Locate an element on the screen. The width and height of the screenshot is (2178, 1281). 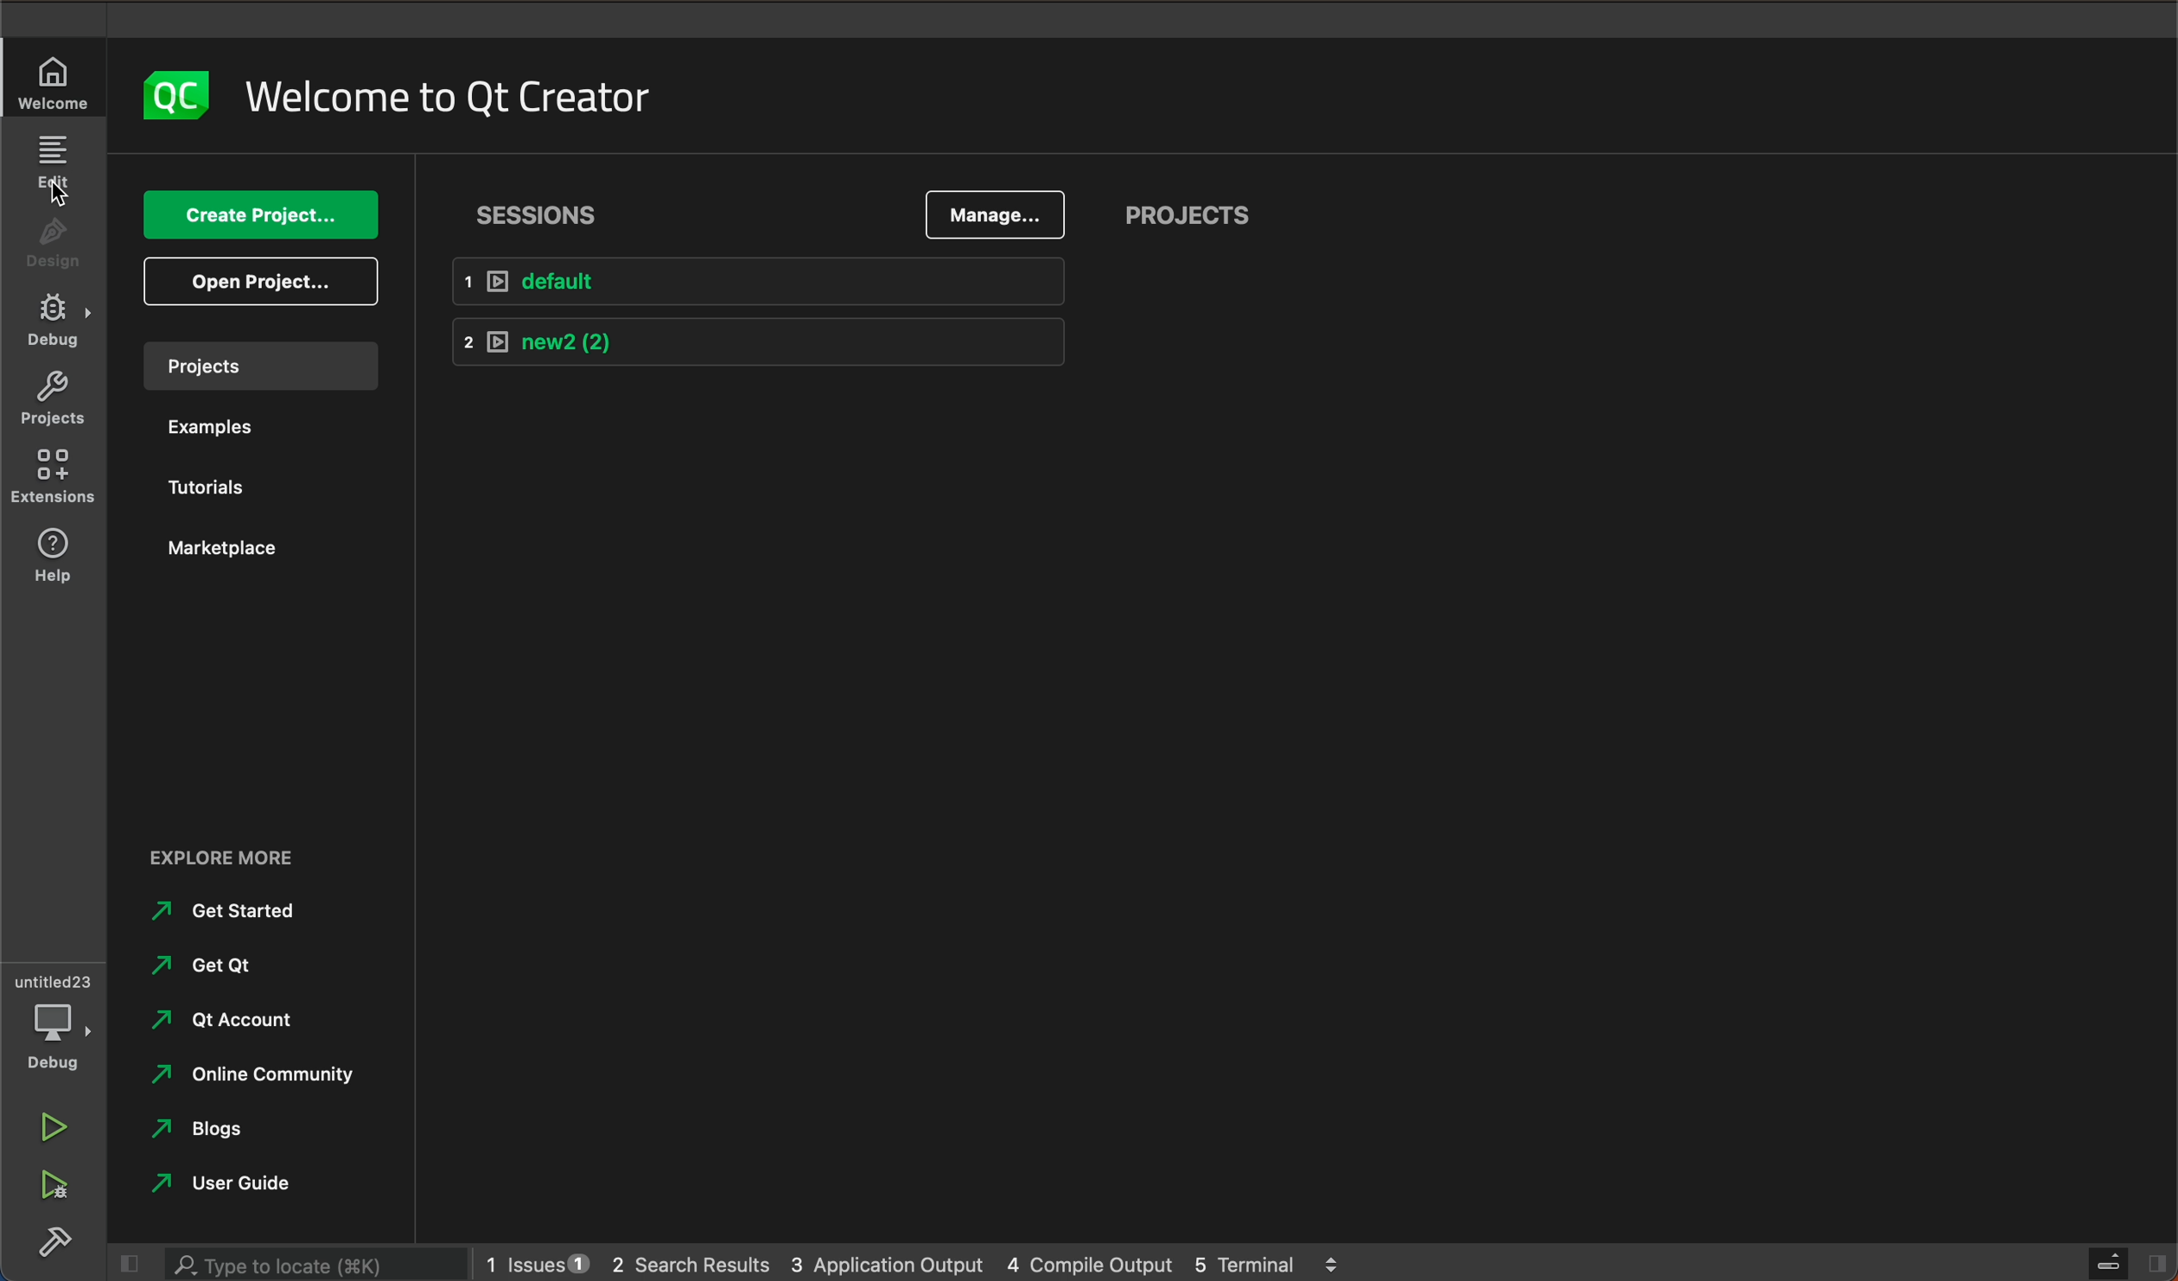
manage is located at coordinates (990, 216).